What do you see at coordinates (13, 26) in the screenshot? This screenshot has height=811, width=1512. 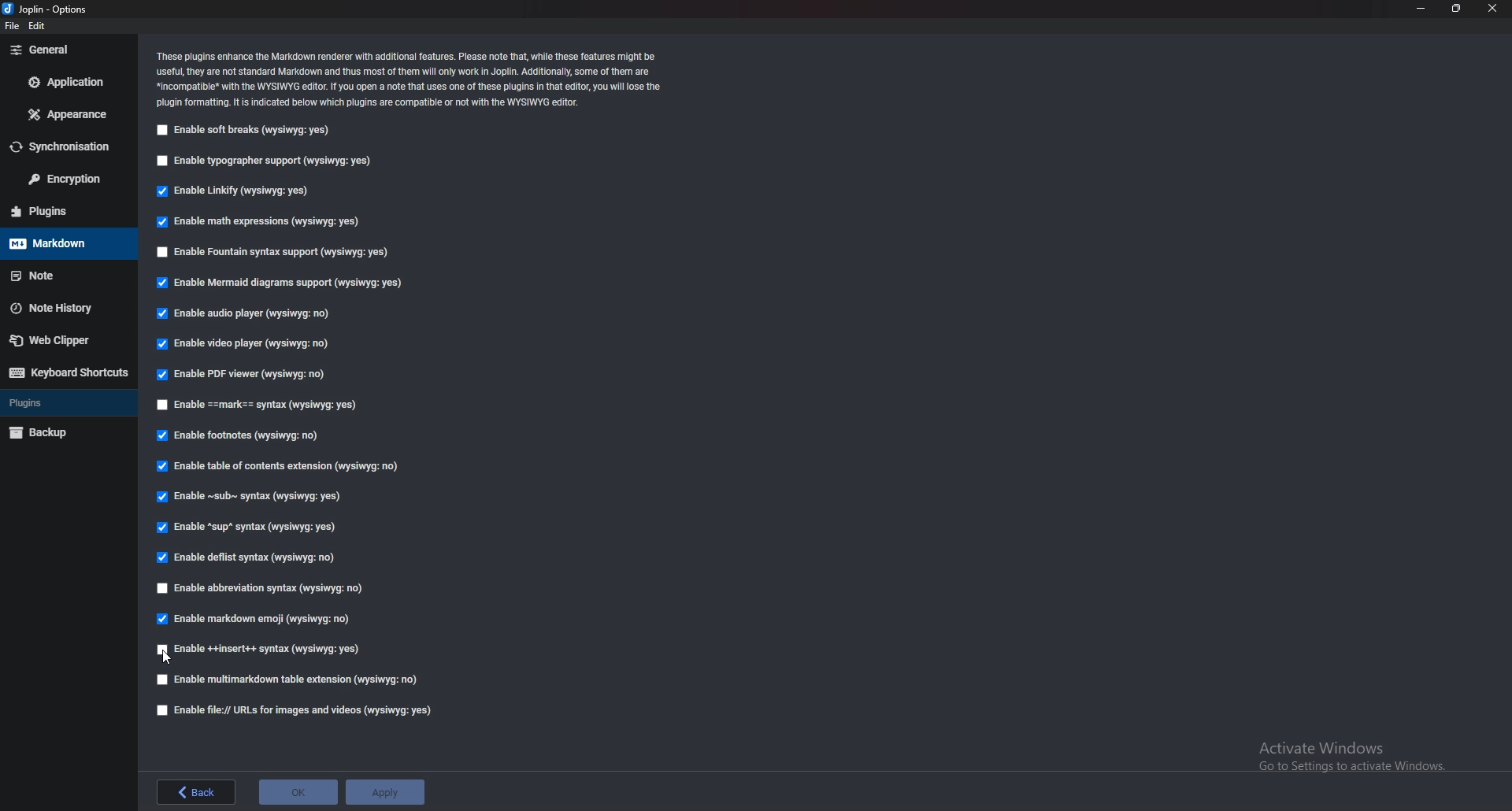 I see `file` at bounding box center [13, 26].